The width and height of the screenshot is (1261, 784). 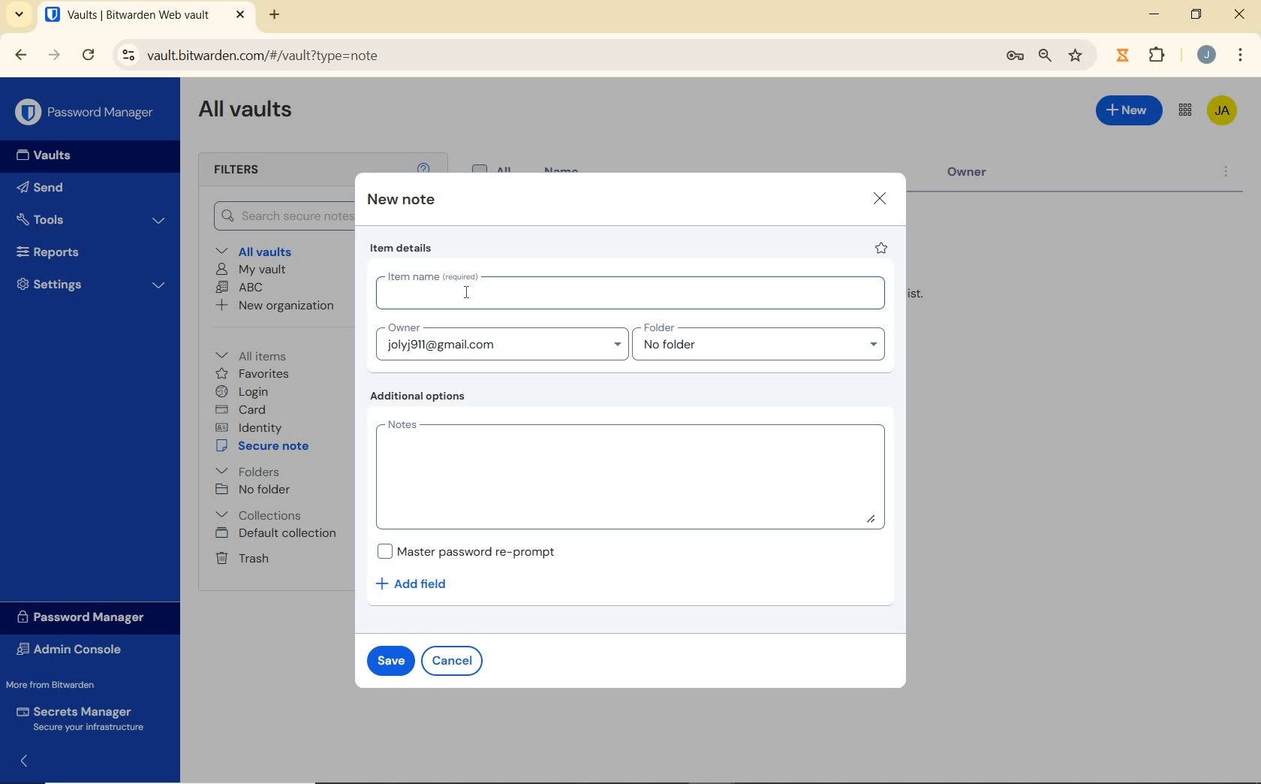 What do you see at coordinates (54, 55) in the screenshot?
I see `forward` at bounding box center [54, 55].